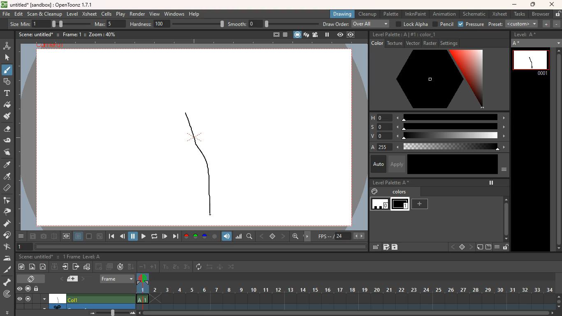 The image size is (562, 316). Describe the element at coordinates (250, 237) in the screenshot. I see `find` at that location.